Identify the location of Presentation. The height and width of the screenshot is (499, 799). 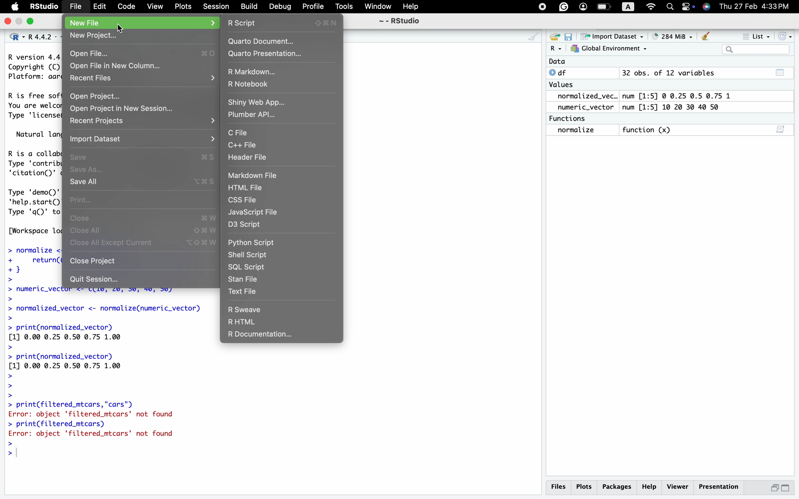
(718, 485).